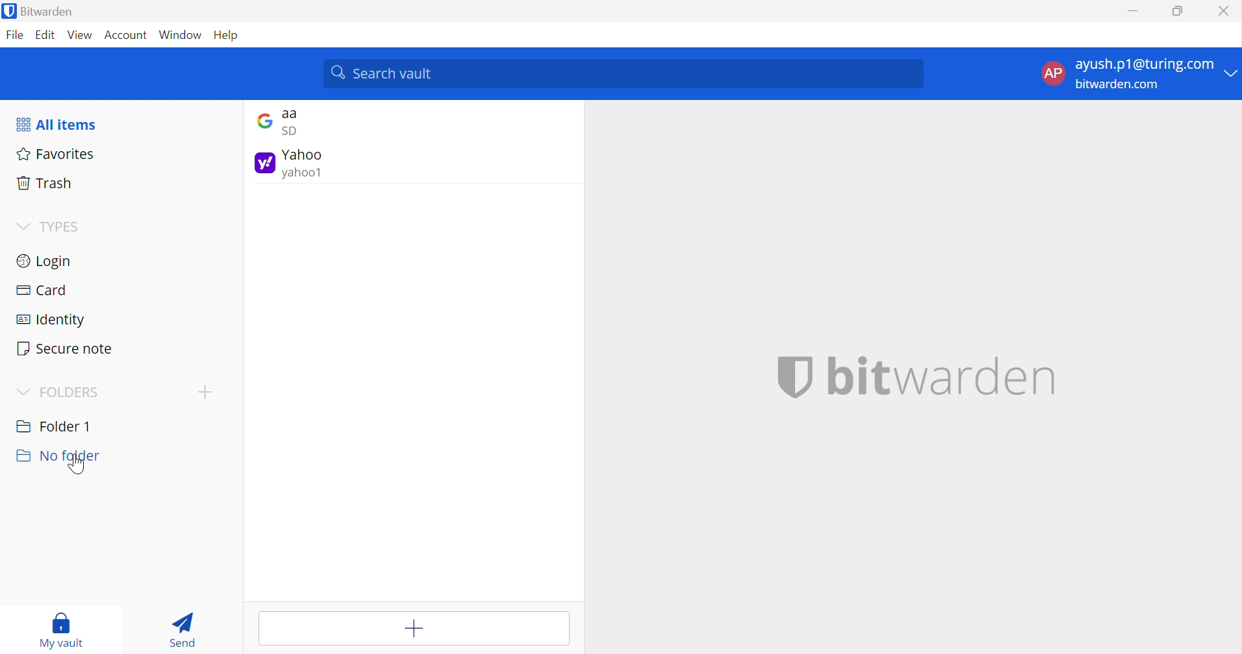 Image resolution: width=1242 pixels, height=654 pixels. I want to click on search vault, so click(626, 74).